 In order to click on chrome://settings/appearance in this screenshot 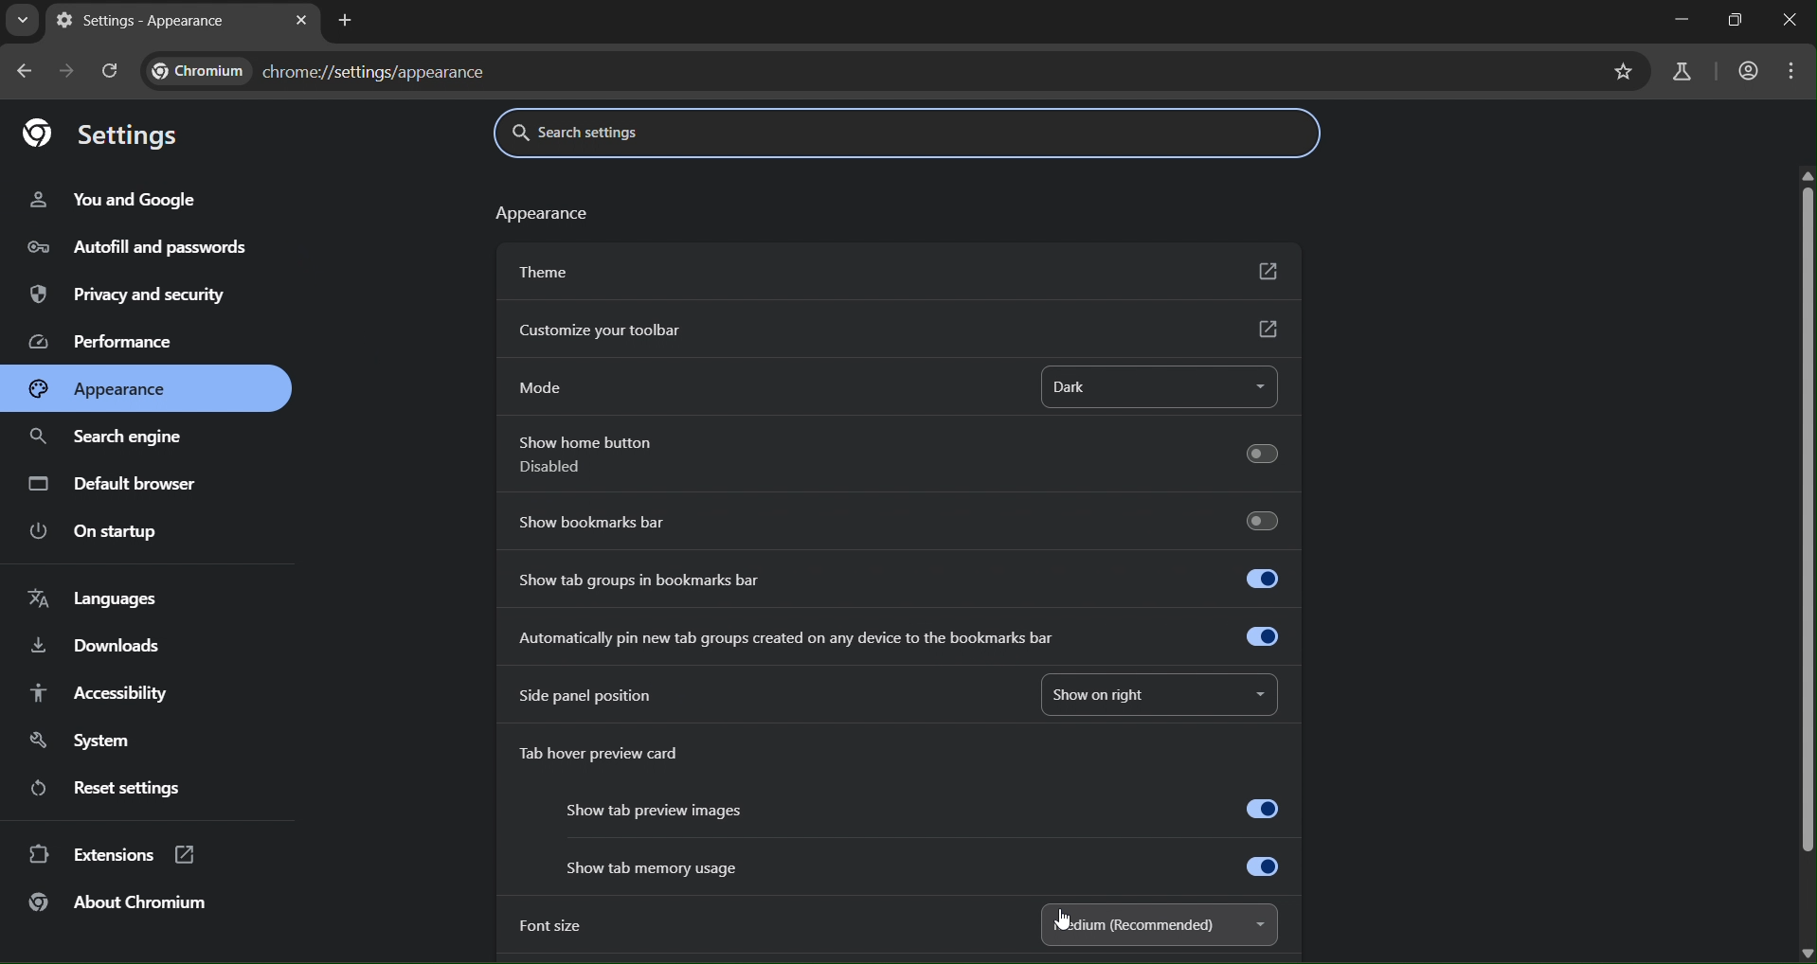, I will do `click(316, 72)`.